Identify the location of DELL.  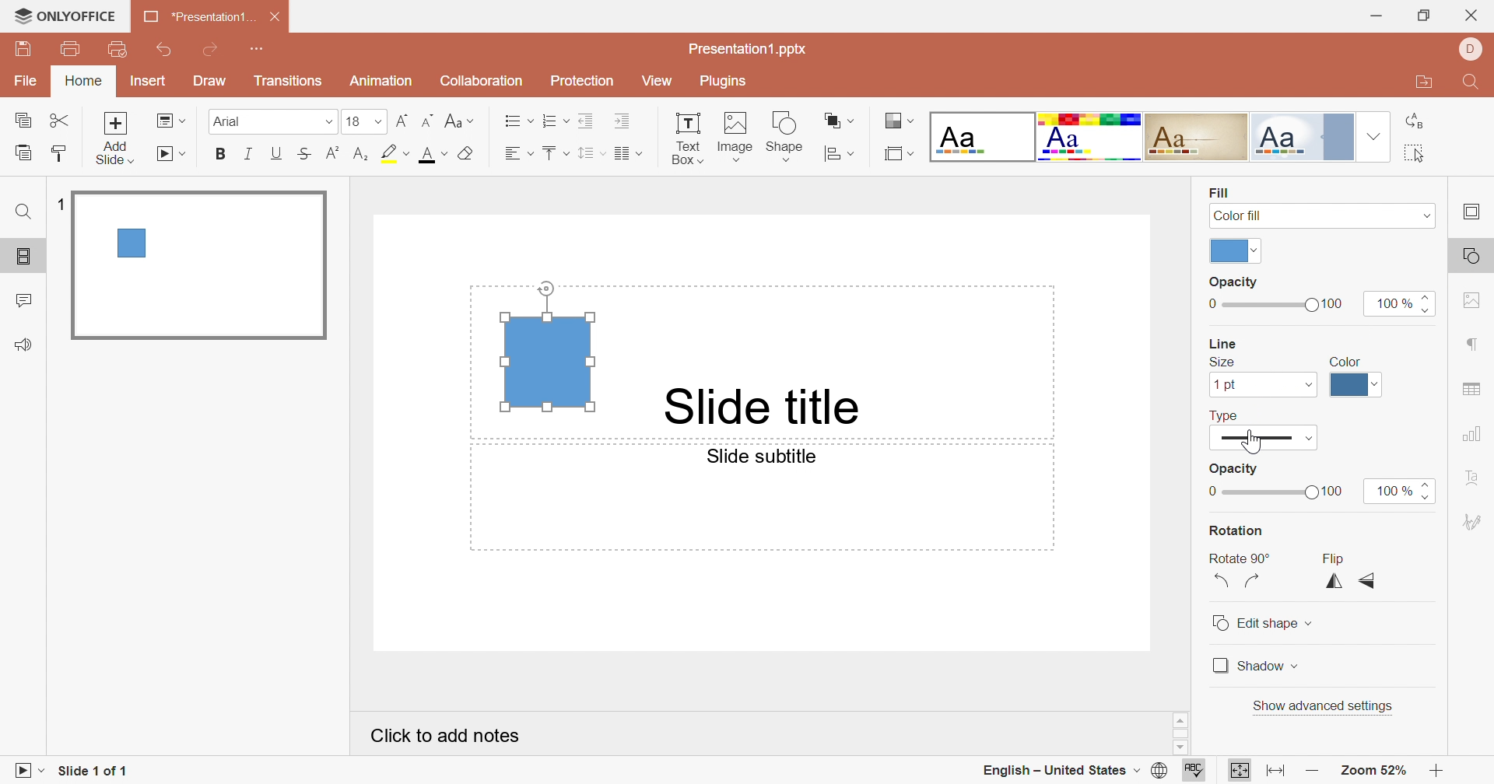
(1468, 49).